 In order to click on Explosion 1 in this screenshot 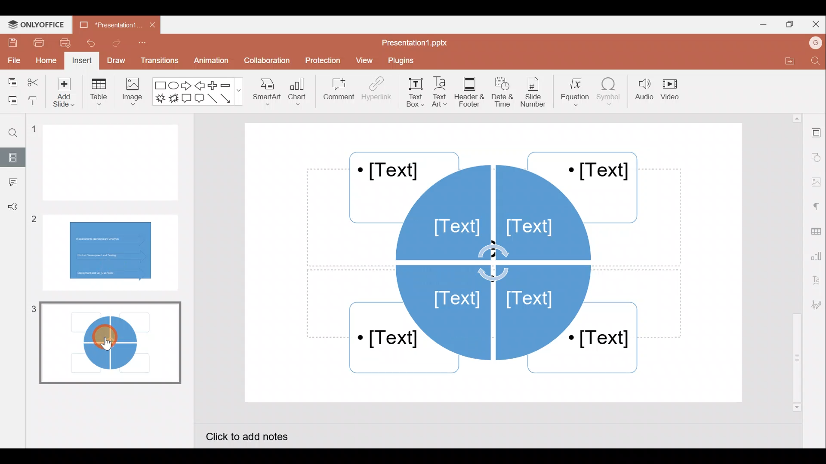, I will do `click(160, 98)`.